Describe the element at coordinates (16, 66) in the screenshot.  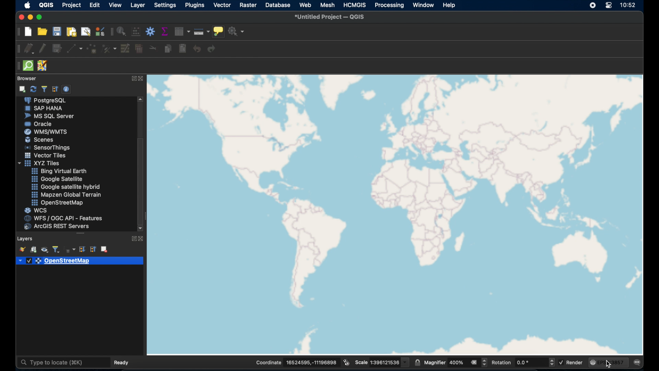
I see `drag handle` at that location.